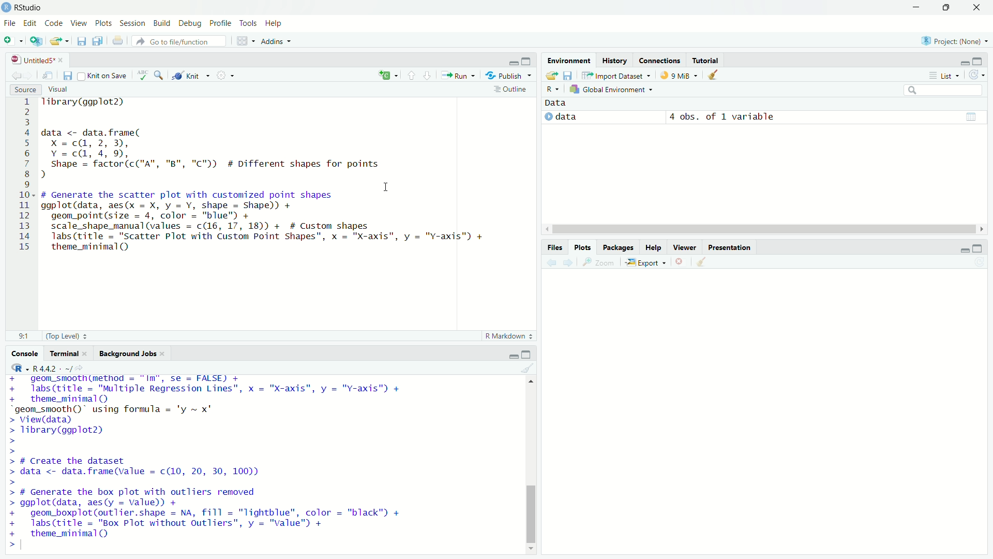  What do you see at coordinates (142, 75) in the screenshot?
I see `Check spelling in the document` at bounding box center [142, 75].